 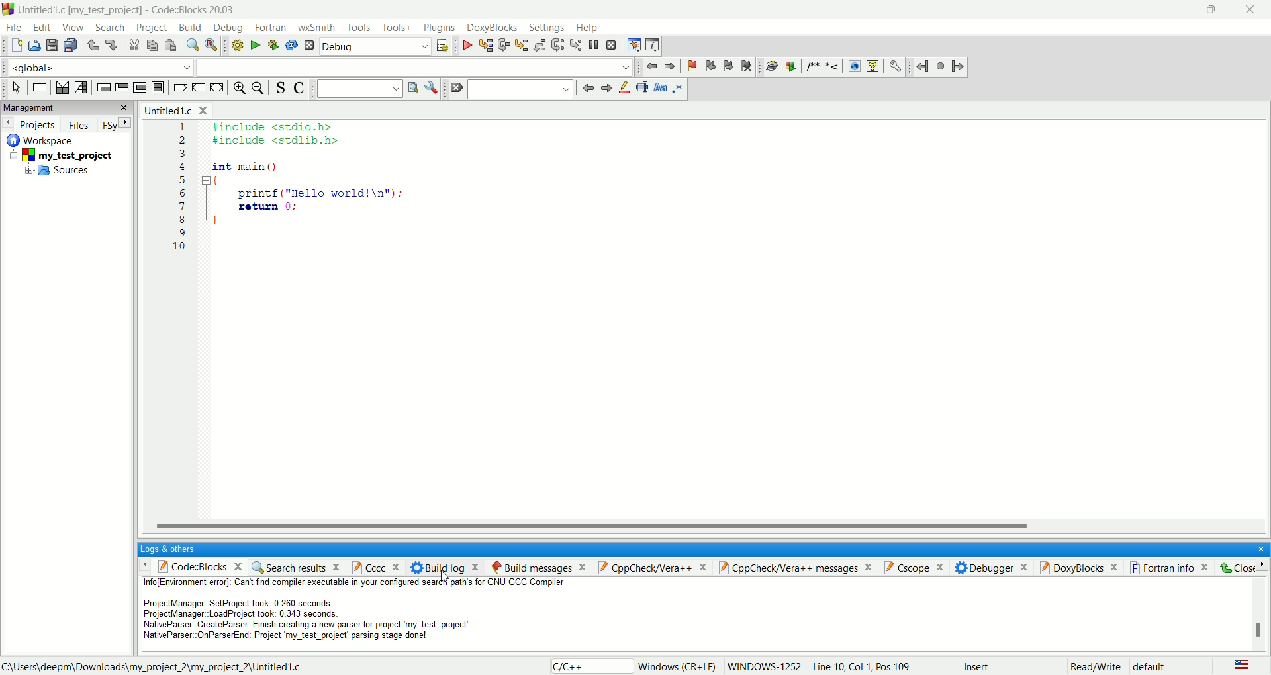 I want to click on HTML, so click(x=853, y=67).